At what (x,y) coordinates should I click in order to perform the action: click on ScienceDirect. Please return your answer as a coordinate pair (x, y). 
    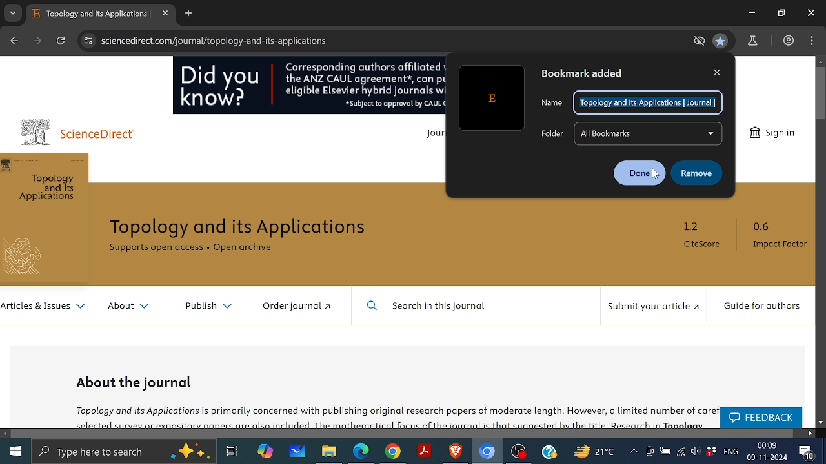
    Looking at the image, I should click on (105, 135).